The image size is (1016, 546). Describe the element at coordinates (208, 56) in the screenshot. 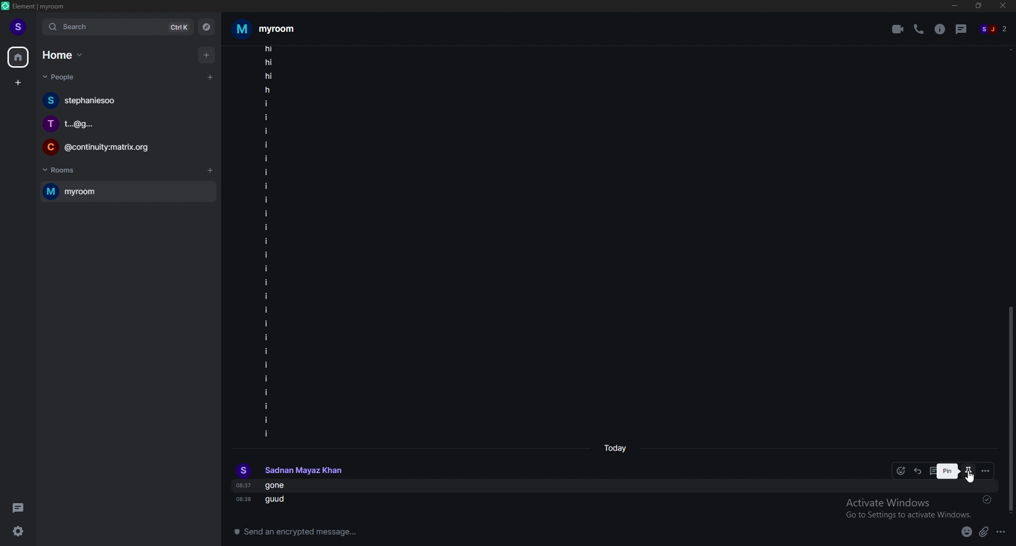

I see `add` at that location.